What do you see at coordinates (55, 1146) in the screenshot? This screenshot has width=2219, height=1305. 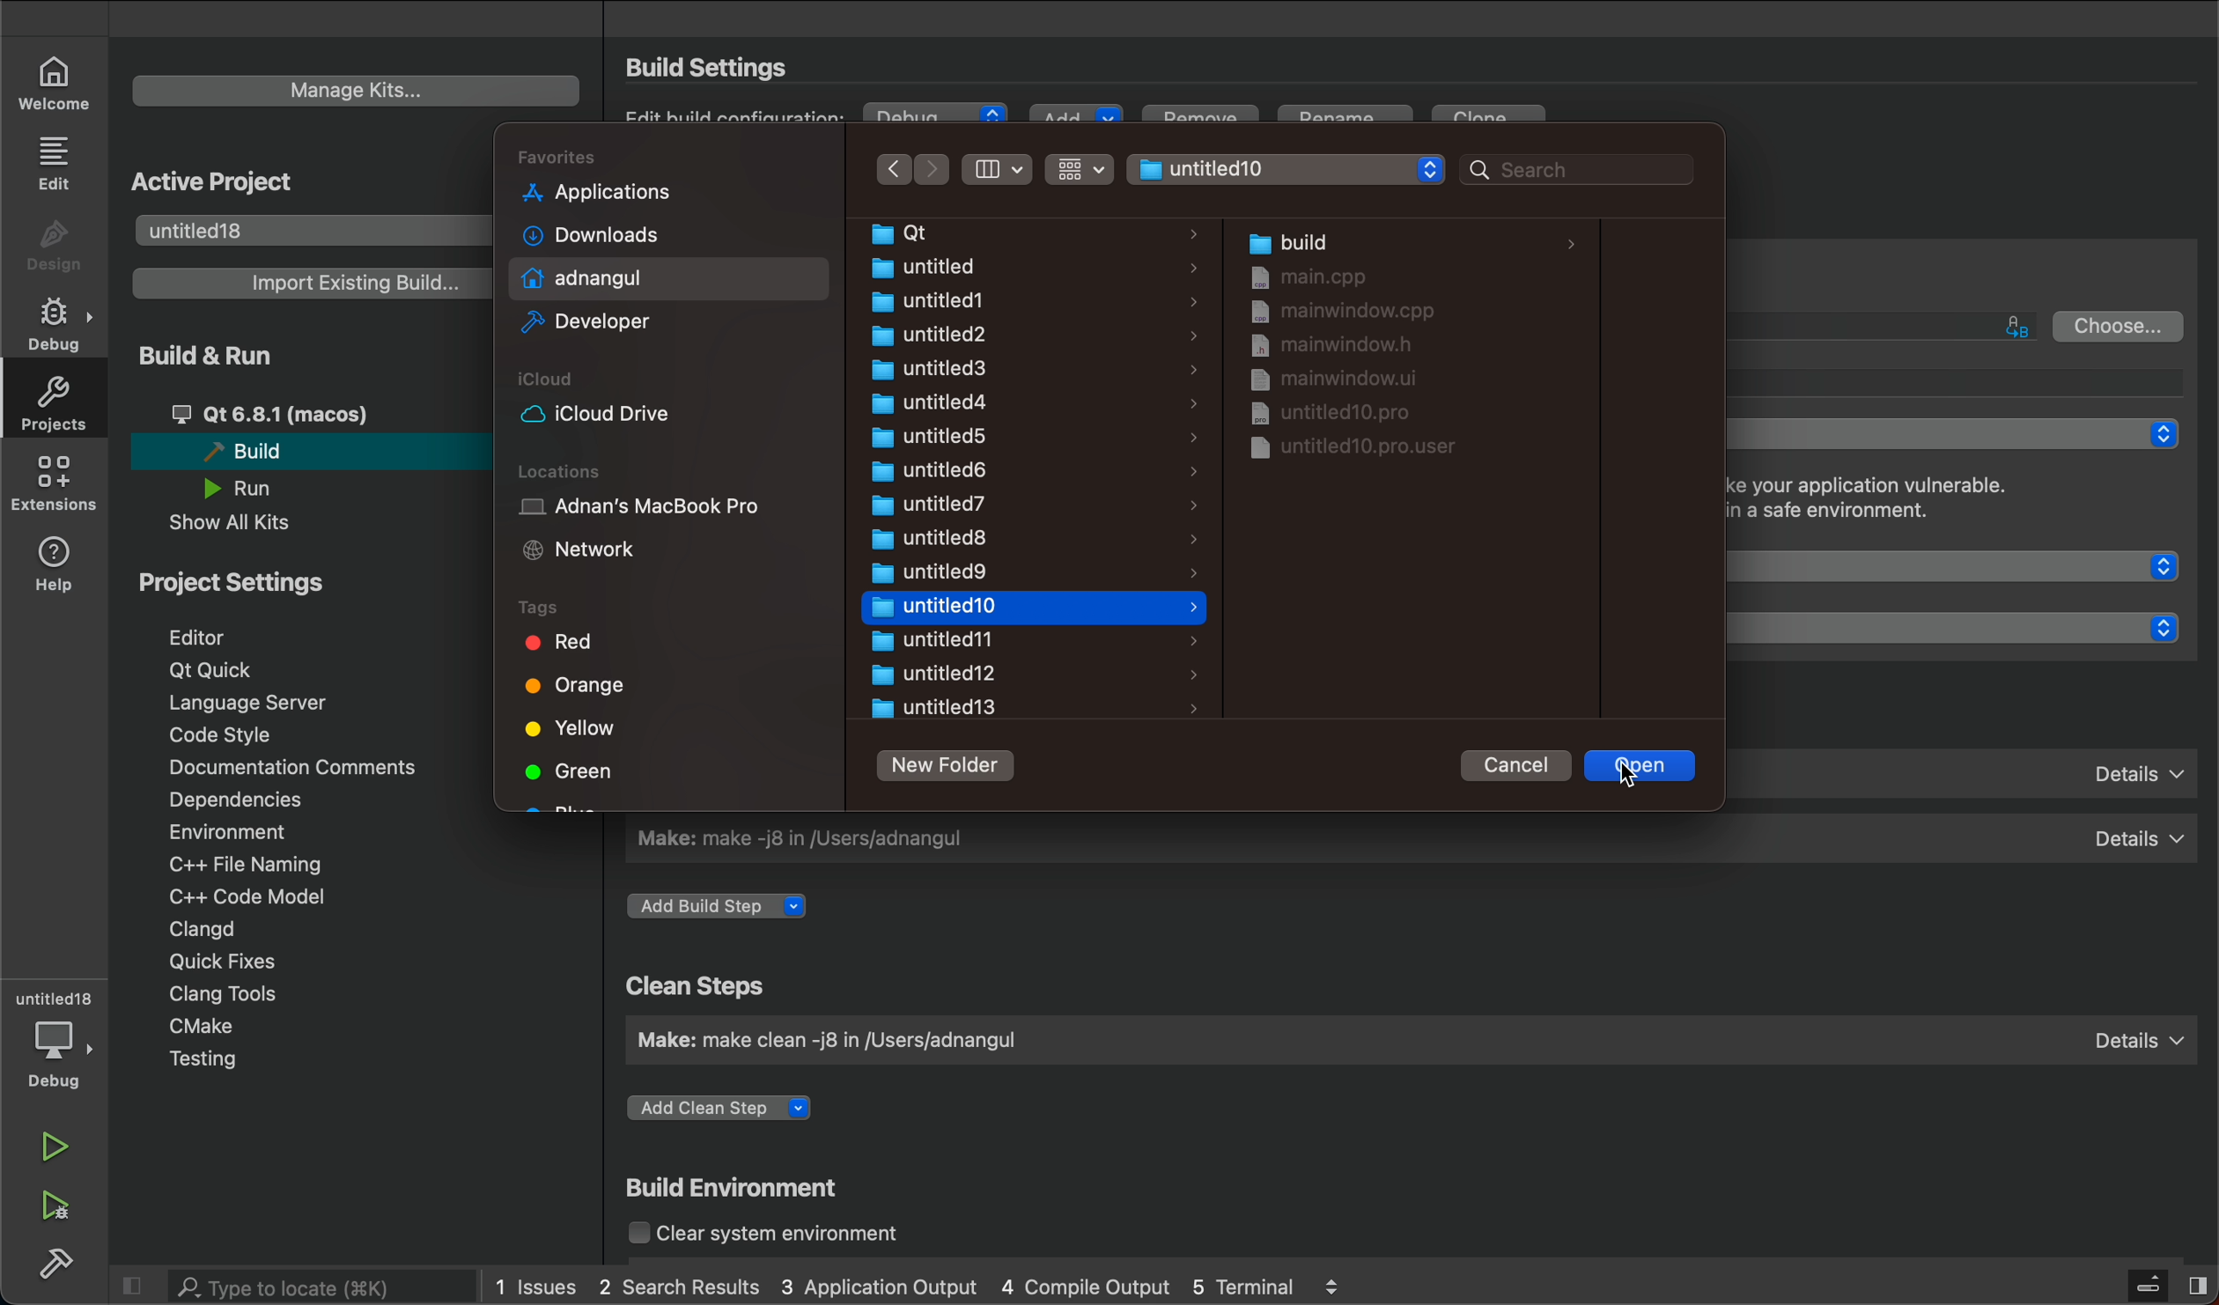 I see `run` at bounding box center [55, 1146].